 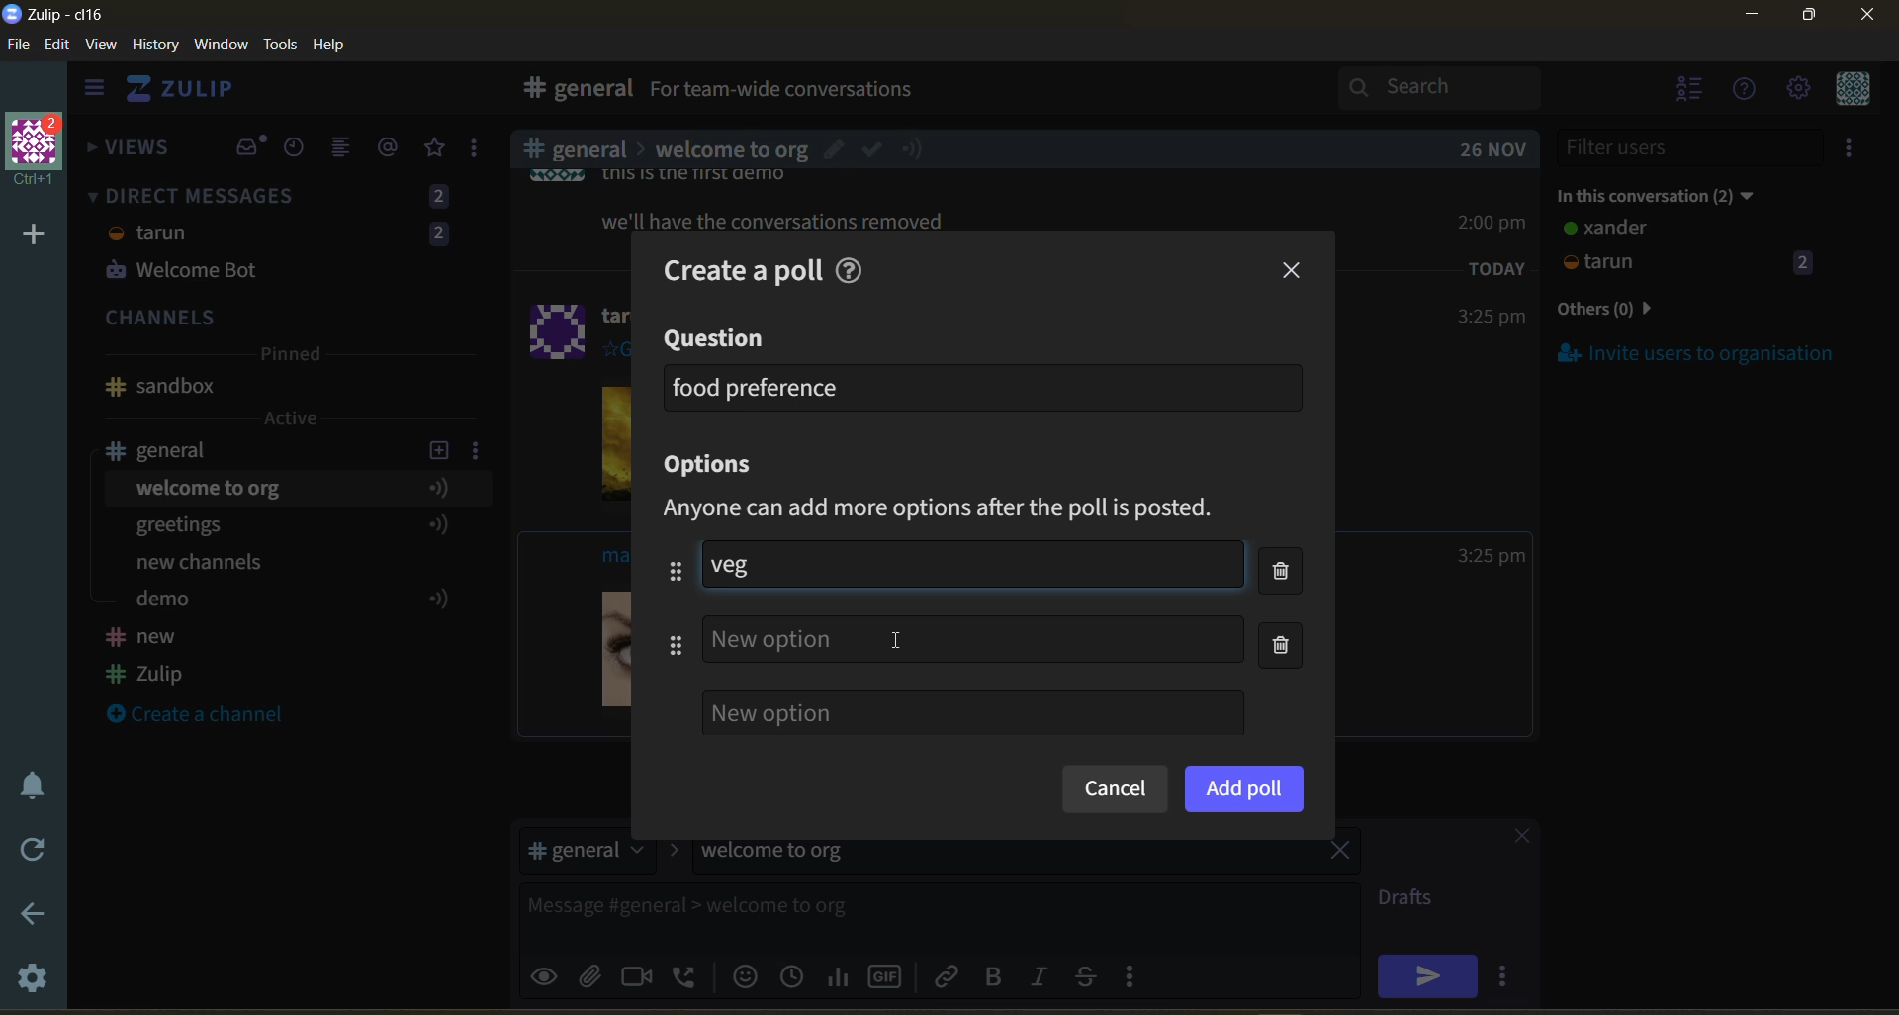 I want to click on question, so click(x=717, y=339).